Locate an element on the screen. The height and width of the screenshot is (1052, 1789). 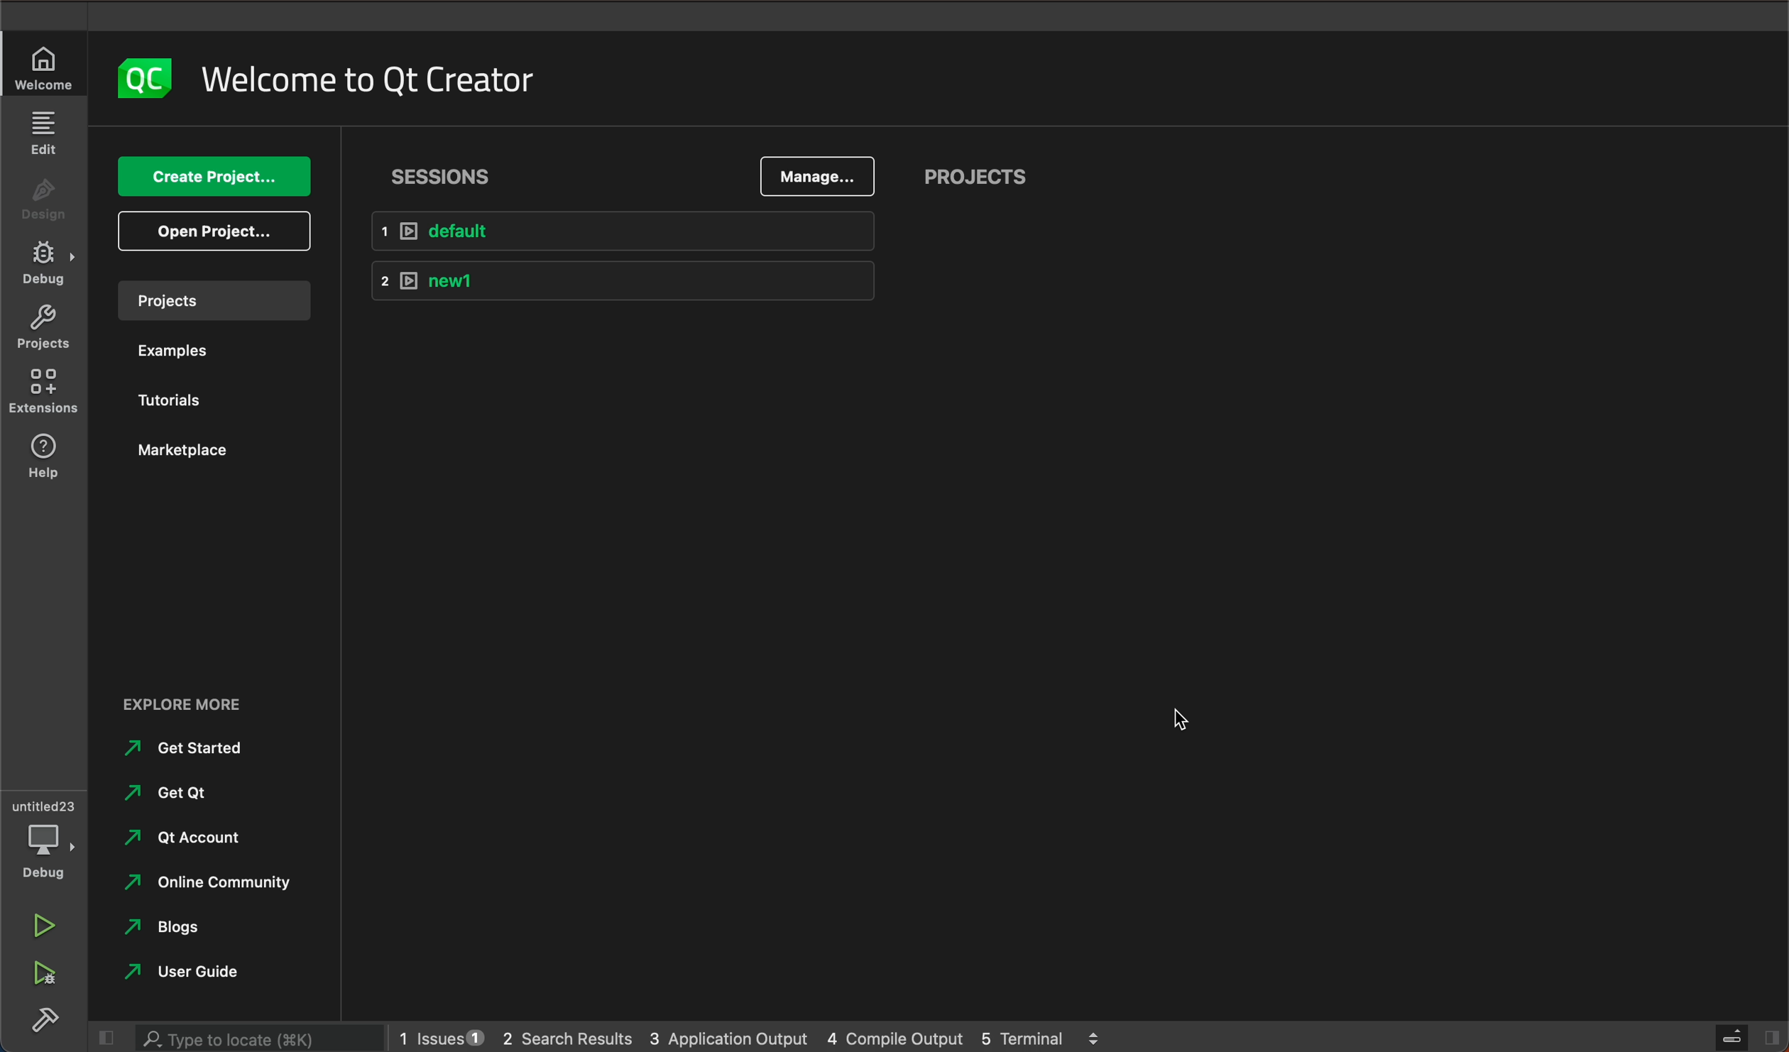
new session is located at coordinates (629, 285).